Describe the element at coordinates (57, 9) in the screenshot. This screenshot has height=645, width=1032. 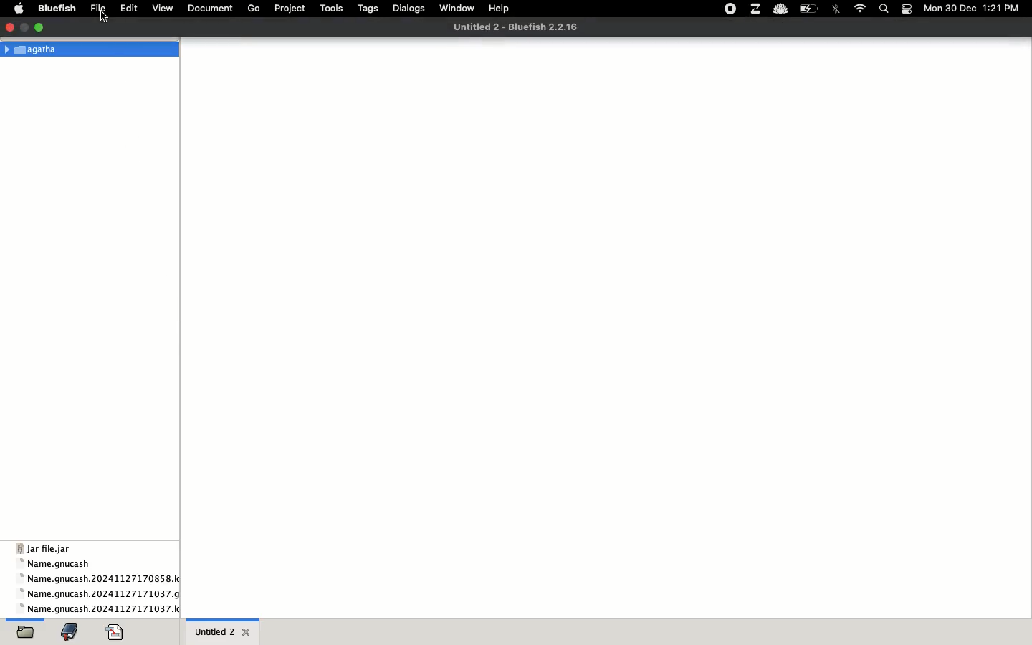
I see `bluefish` at that location.